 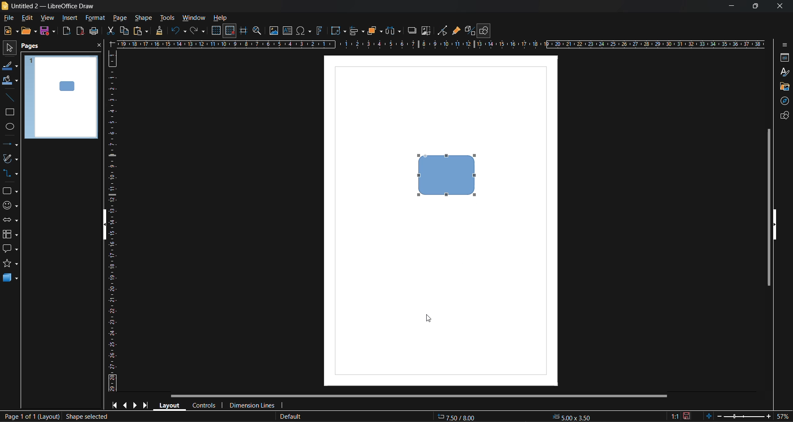 What do you see at coordinates (95, 19) in the screenshot?
I see `format` at bounding box center [95, 19].